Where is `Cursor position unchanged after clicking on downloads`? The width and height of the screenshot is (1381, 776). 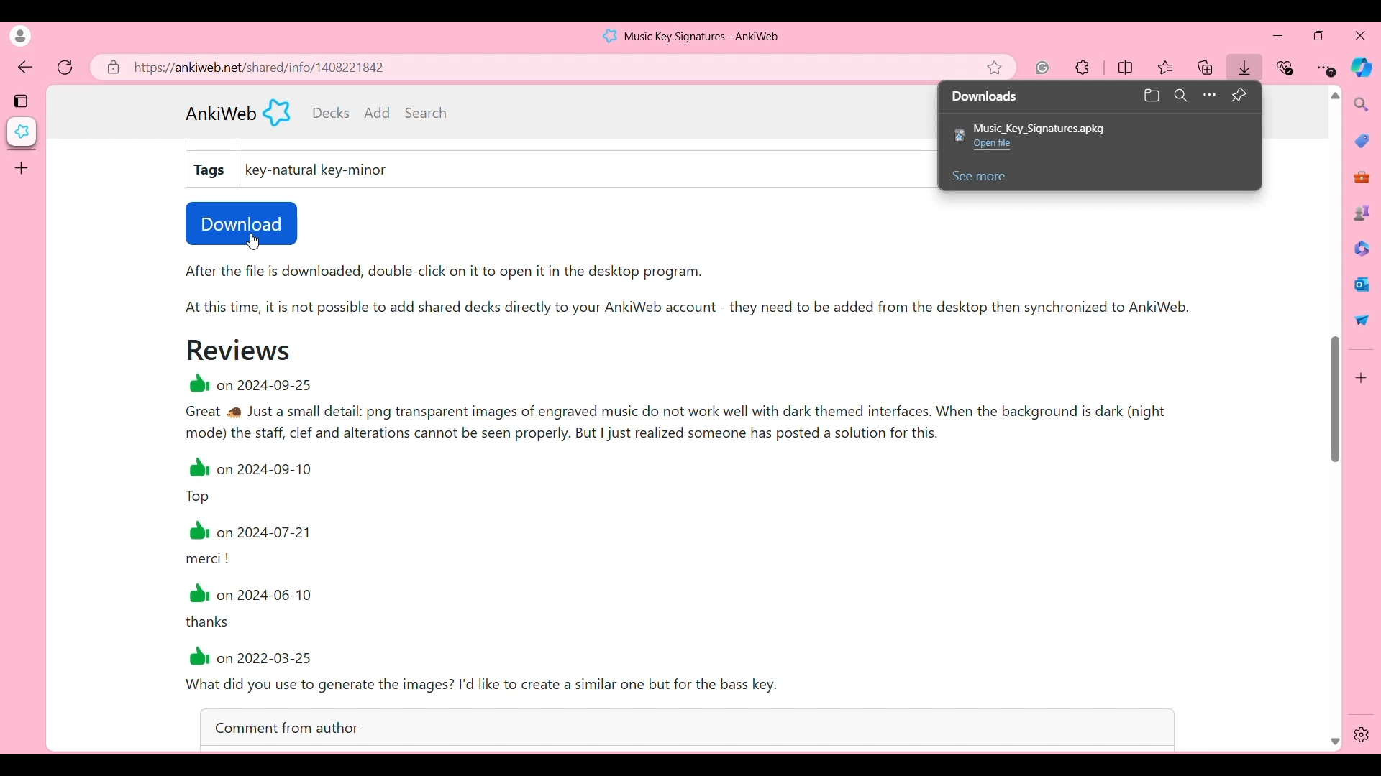
Cursor position unchanged after clicking on downloads is located at coordinates (253, 241).